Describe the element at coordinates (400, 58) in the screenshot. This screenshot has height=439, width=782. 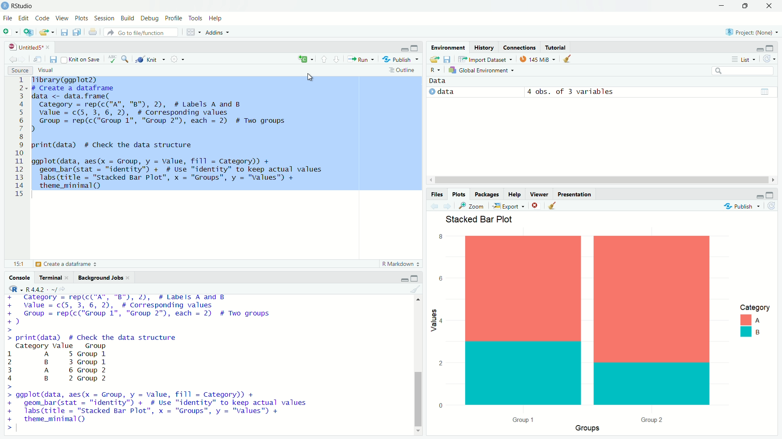
I see `Publish` at that location.